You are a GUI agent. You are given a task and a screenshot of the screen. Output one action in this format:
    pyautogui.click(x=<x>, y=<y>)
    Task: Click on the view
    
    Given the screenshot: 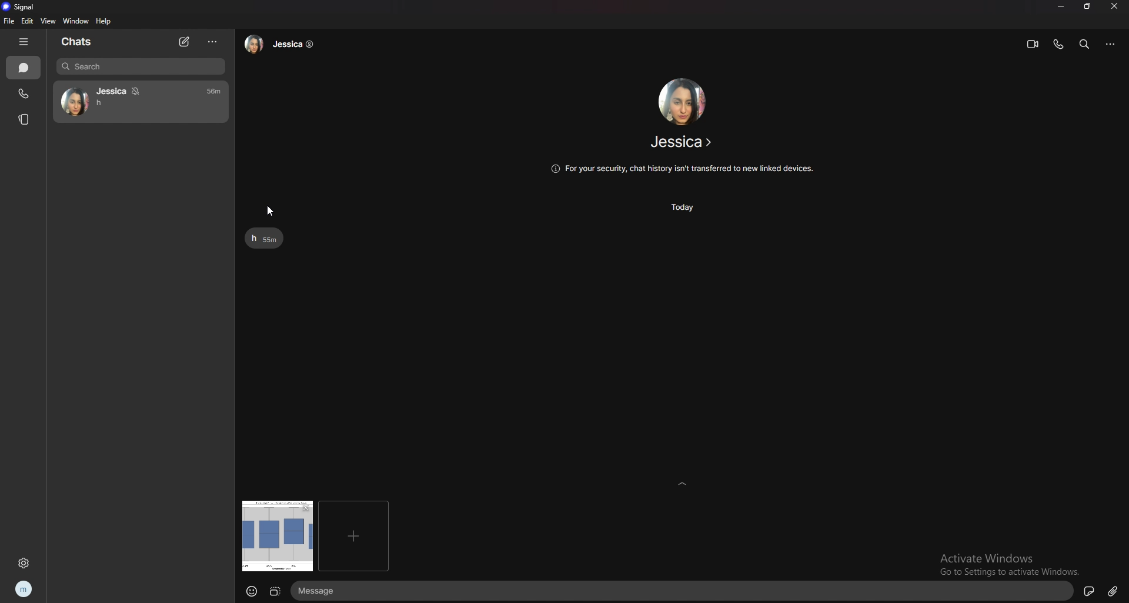 What is the action you would take?
    pyautogui.click(x=49, y=21)
    